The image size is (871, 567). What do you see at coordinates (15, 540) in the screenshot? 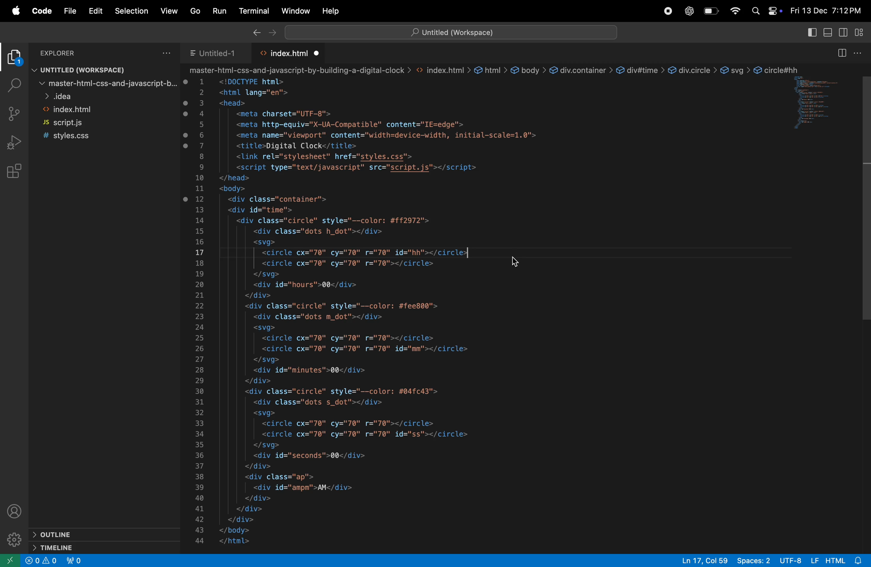
I see `settings` at bounding box center [15, 540].